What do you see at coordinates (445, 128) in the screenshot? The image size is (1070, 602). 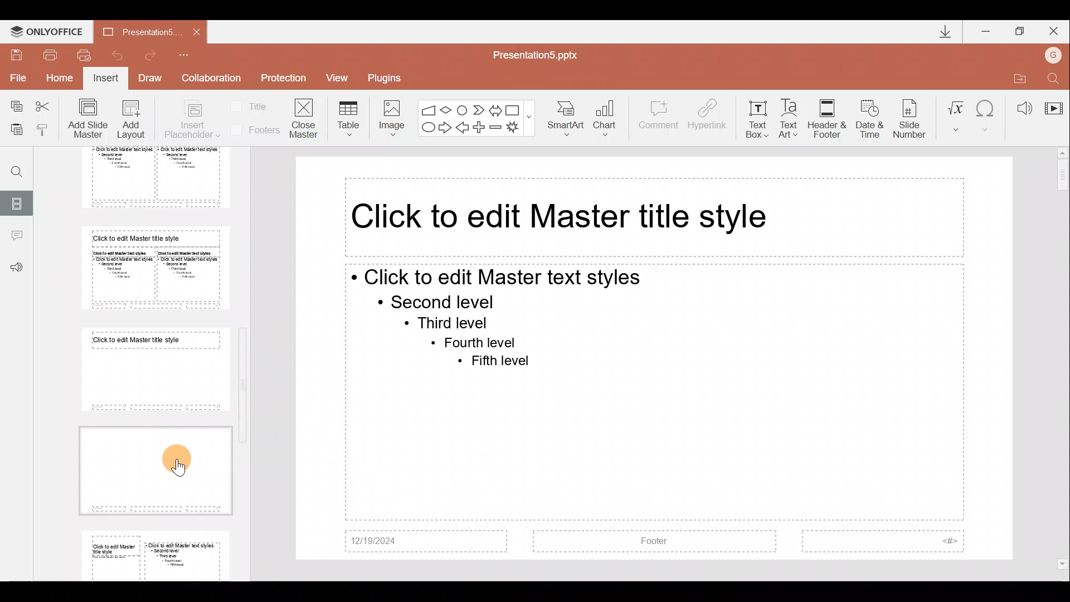 I see `Right arrow` at bounding box center [445, 128].